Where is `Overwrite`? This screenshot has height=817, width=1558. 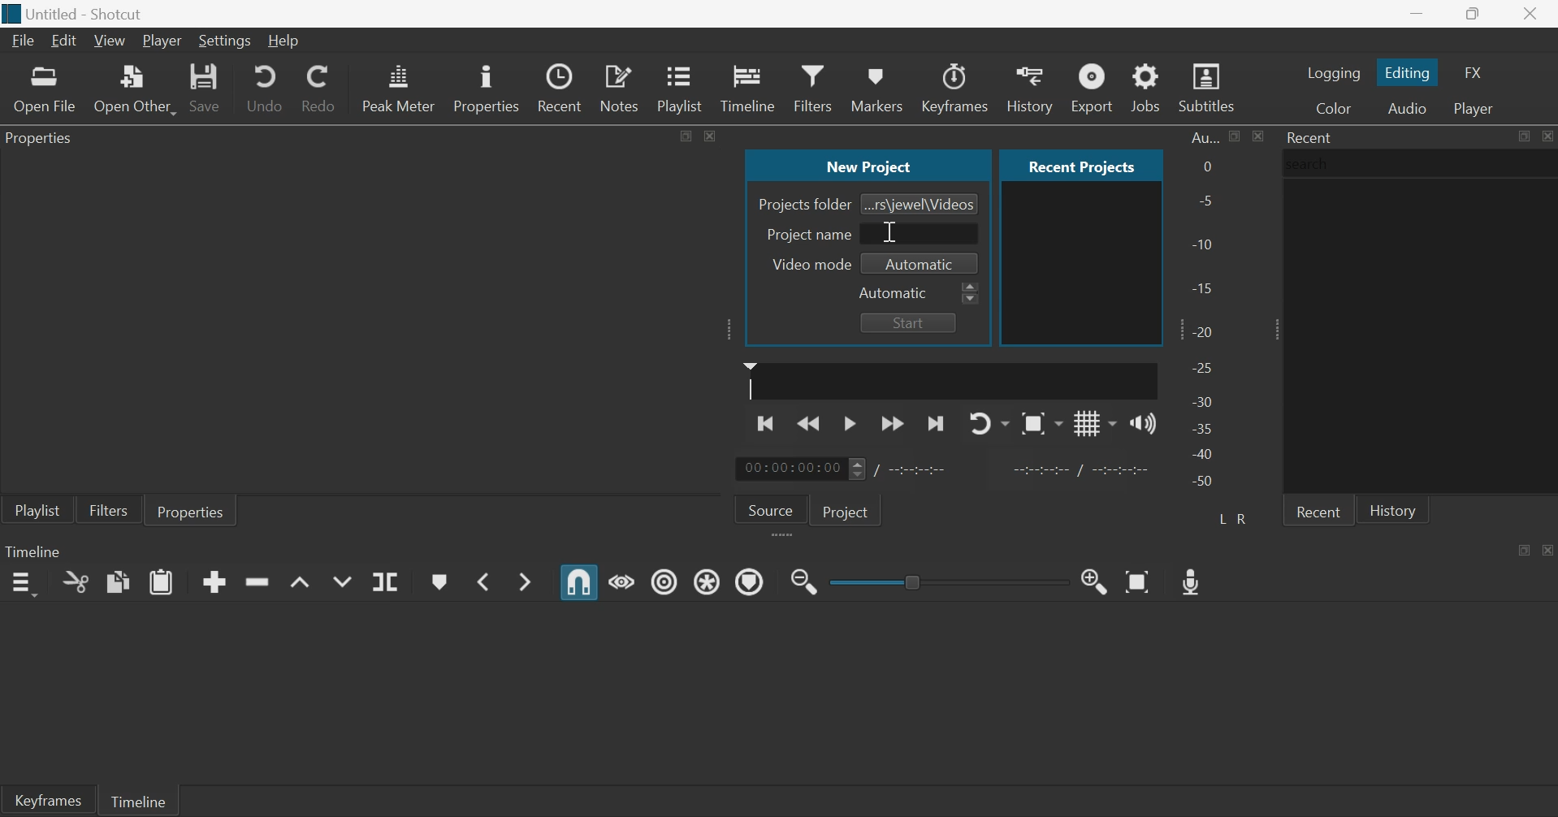
Overwrite is located at coordinates (341, 581).